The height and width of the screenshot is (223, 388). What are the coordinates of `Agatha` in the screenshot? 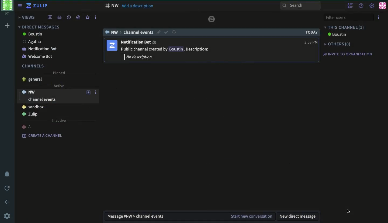 It's located at (33, 42).